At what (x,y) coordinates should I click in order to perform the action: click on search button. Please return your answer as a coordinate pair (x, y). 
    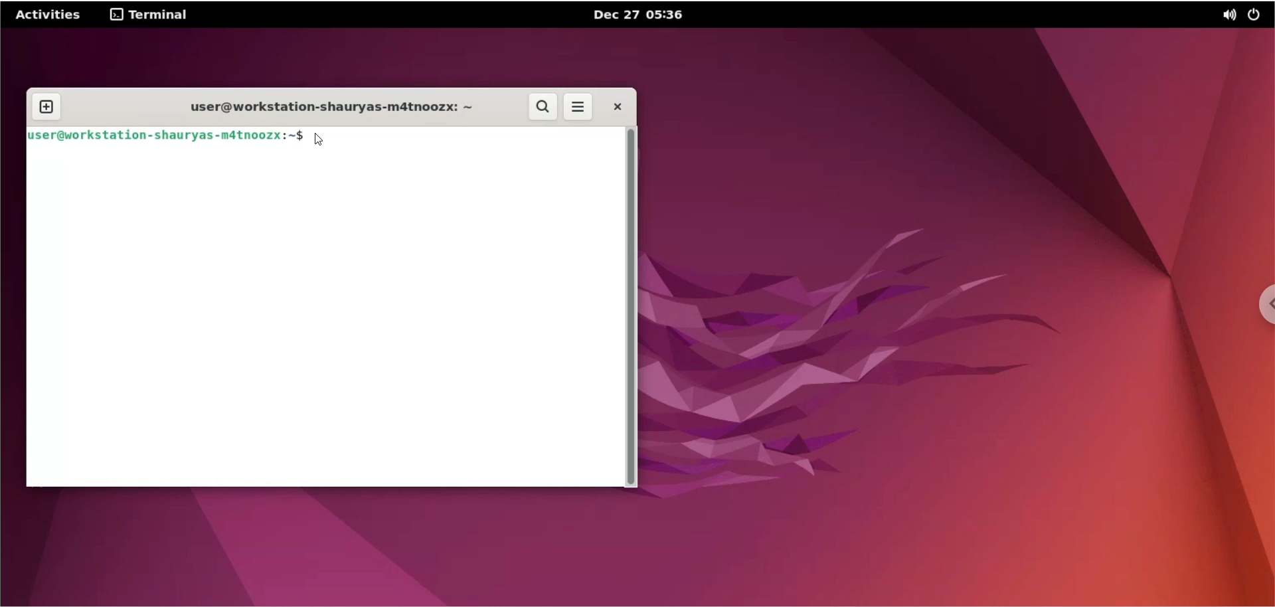
    Looking at the image, I should click on (541, 108).